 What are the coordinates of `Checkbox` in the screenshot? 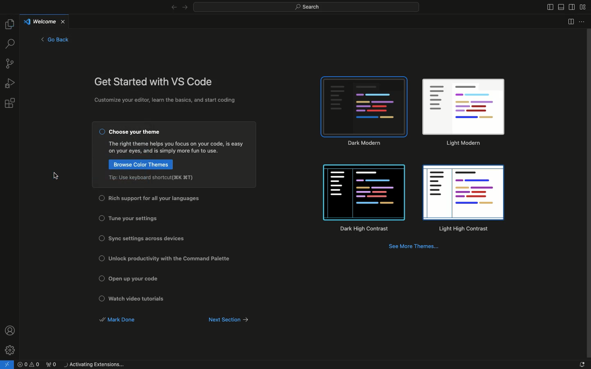 It's located at (100, 238).